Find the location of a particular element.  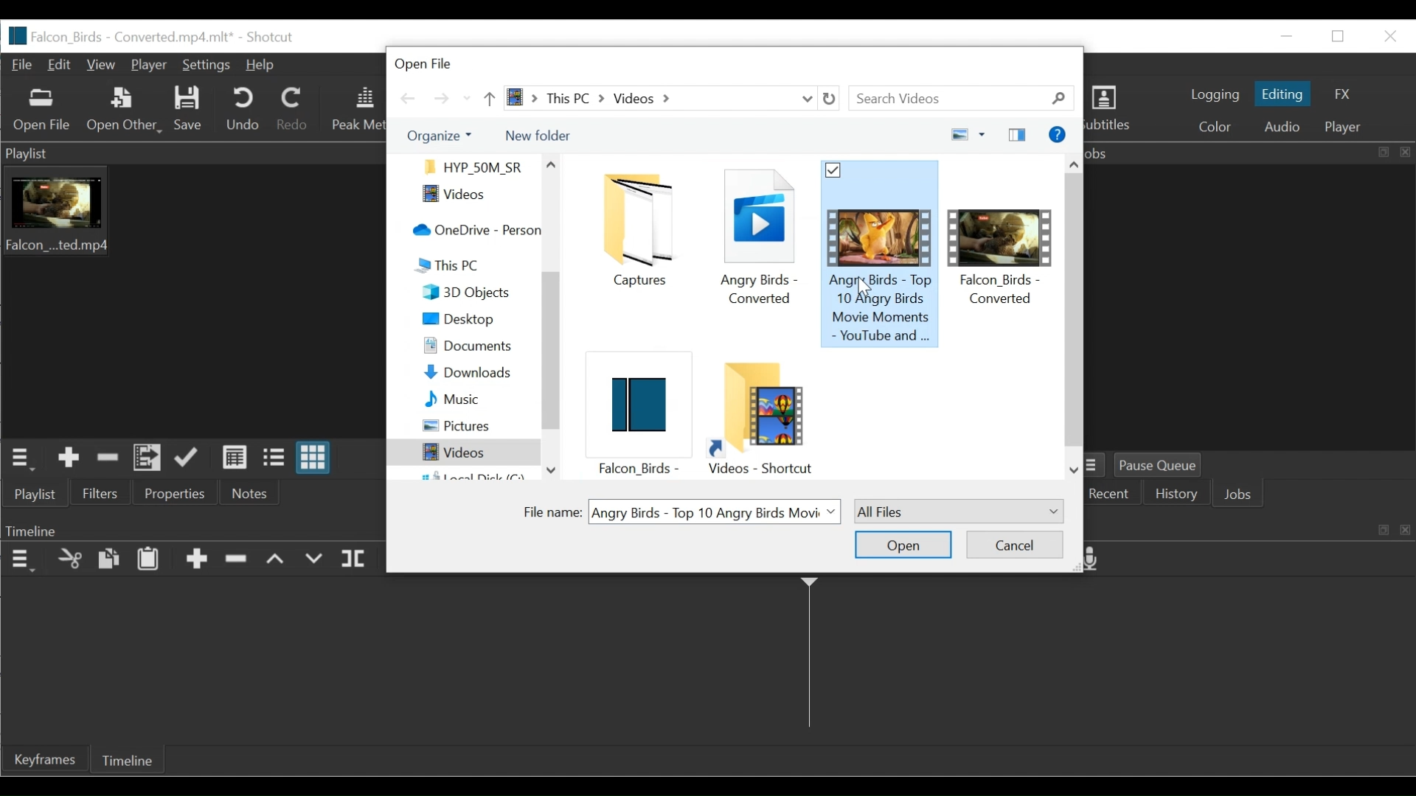

Colr is located at coordinates (1216, 125).